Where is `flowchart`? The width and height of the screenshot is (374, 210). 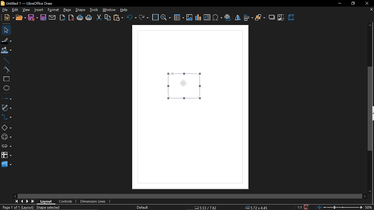 flowchart is located at coordinates (6, 155).